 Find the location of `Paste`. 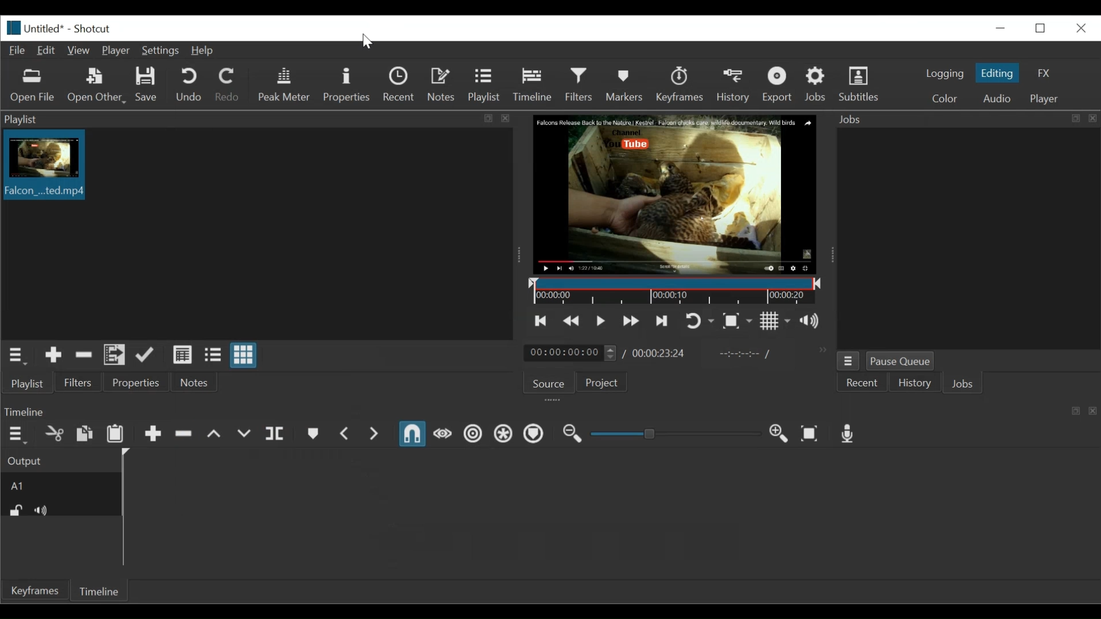

Paste is located at coordinates (116, 434).